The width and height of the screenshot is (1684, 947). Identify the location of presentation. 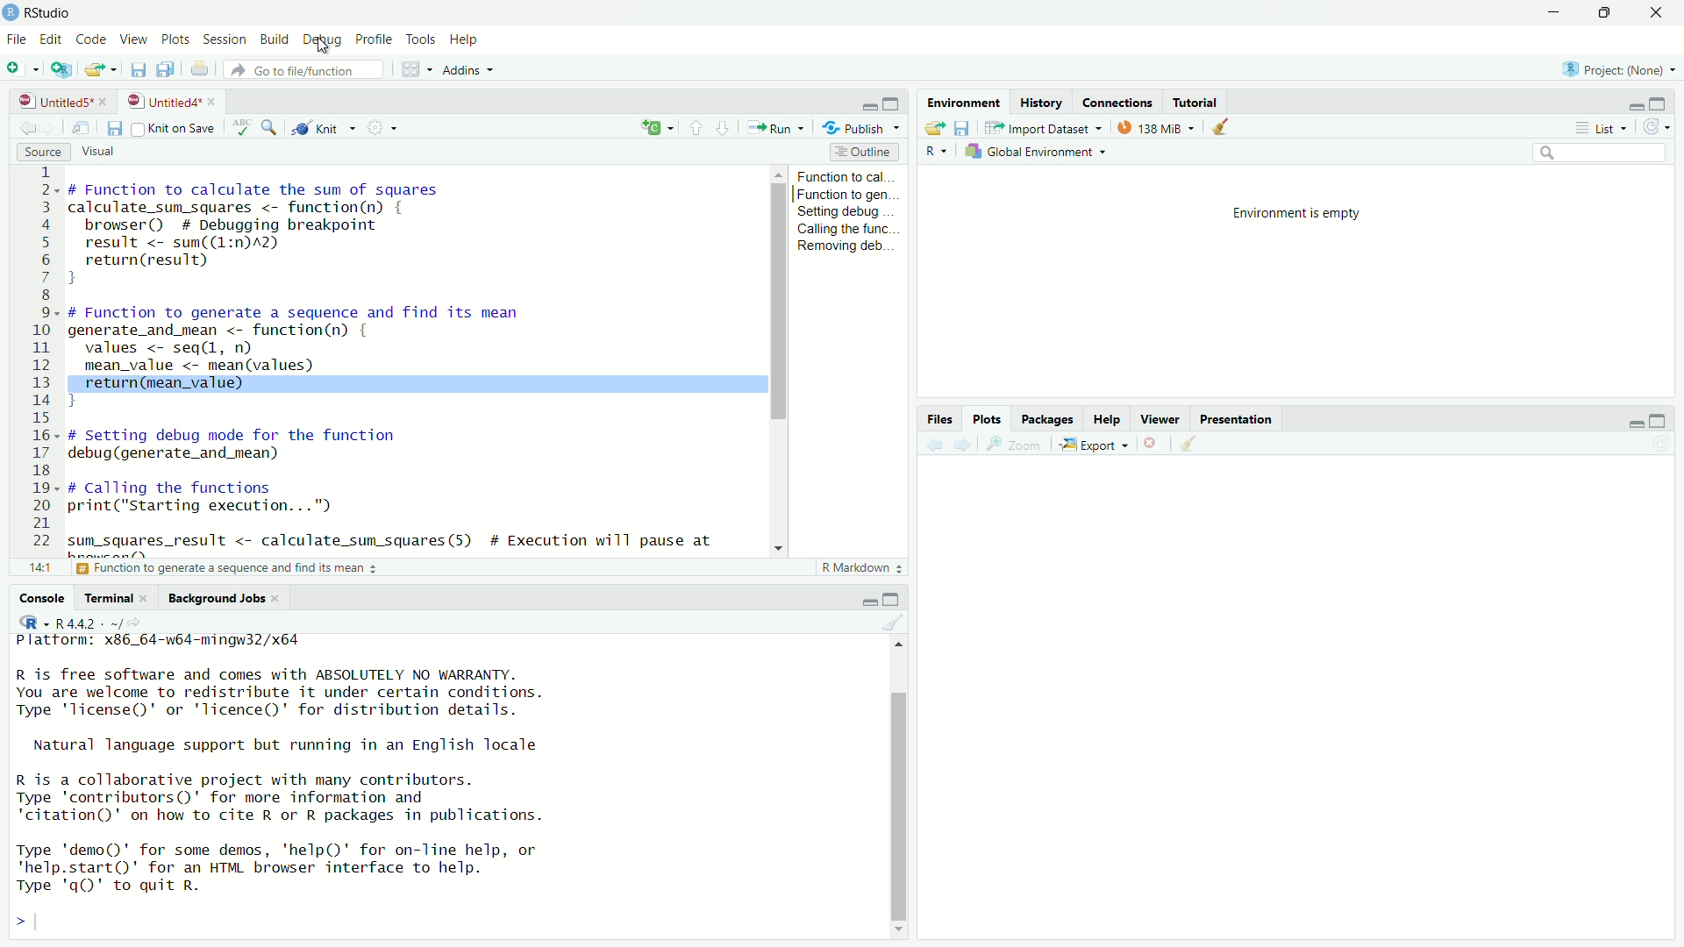
(1239, 415).